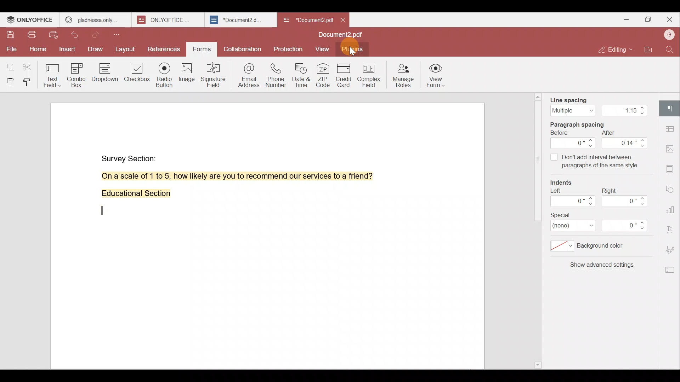 The height and width of the screenshot is (382, 680). Describe the element at coordinates (130, 157) in the screenshot. I see `Survey Section:` at that location.